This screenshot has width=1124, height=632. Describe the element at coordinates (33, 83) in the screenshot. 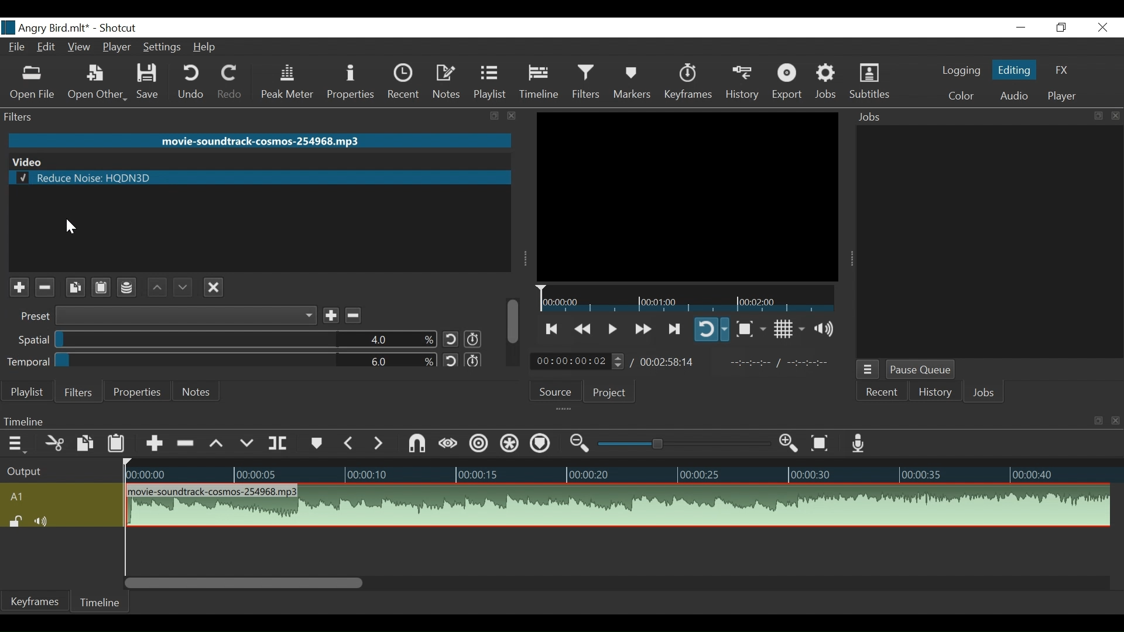

I see `Open File` at that location.